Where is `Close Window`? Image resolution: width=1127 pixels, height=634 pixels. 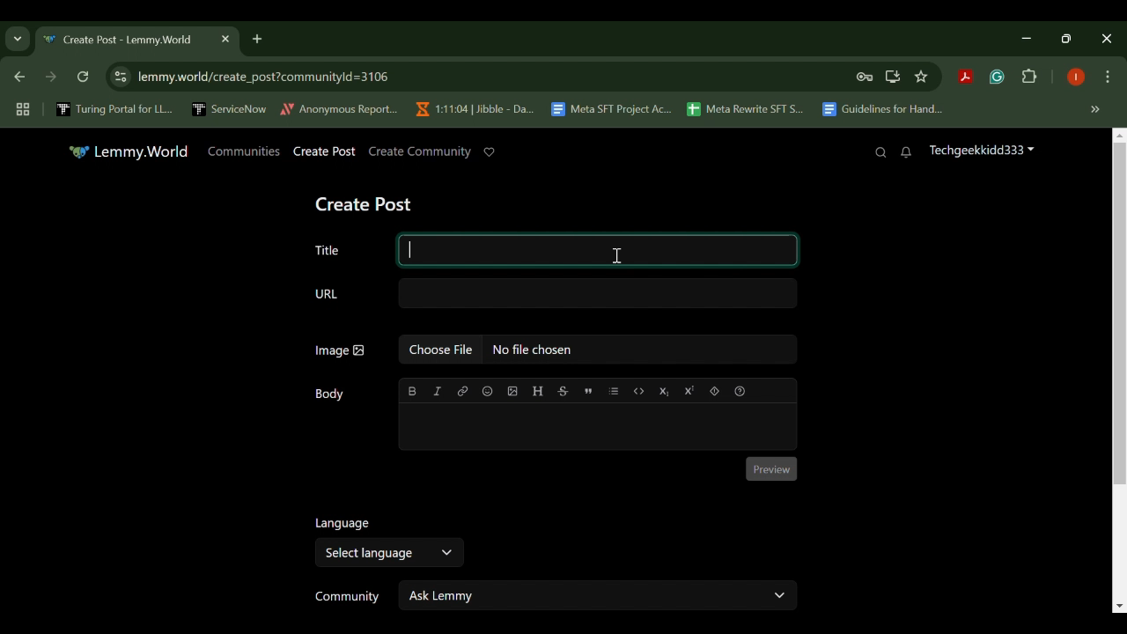 Close Window is located at coordinates (1108, 39).